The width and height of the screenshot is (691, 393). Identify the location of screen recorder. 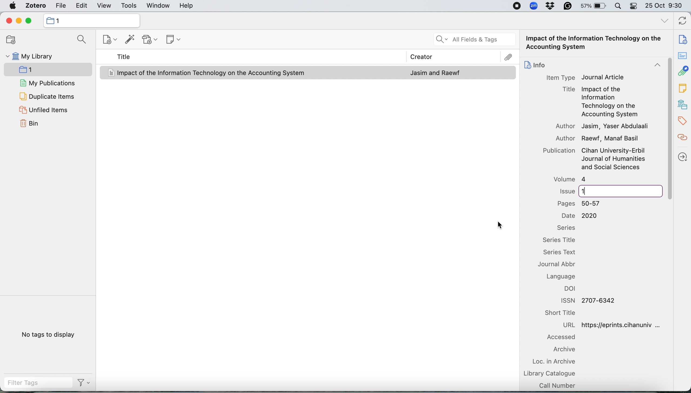
(517, 6).